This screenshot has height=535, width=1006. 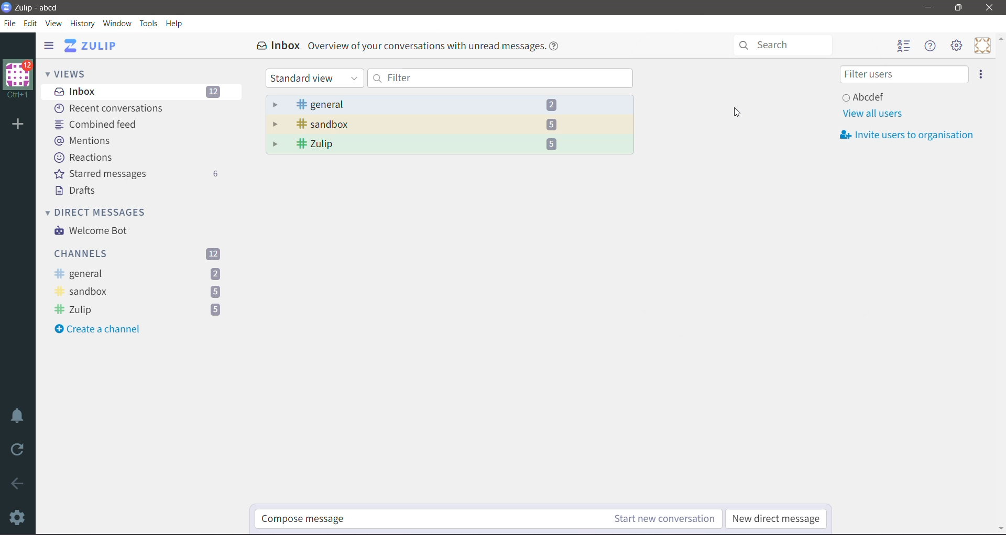 I want to click on Setting, so click(x=957, y=46).